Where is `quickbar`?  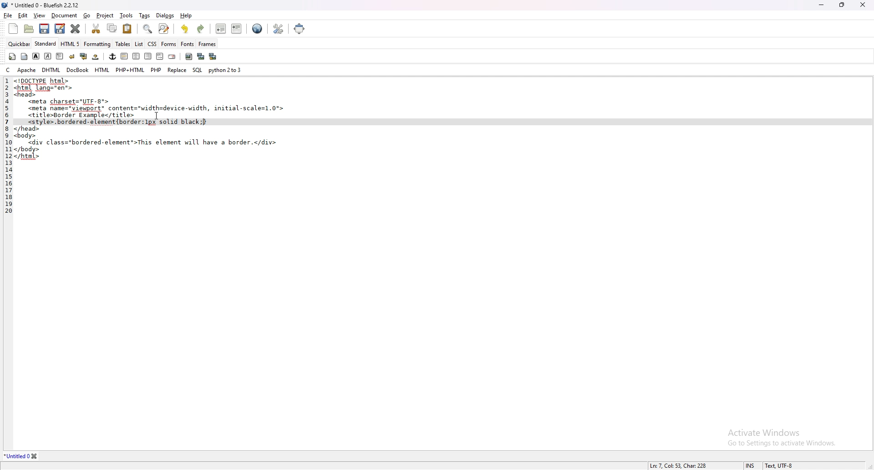
quickbar is located at coordinates (19, 44).